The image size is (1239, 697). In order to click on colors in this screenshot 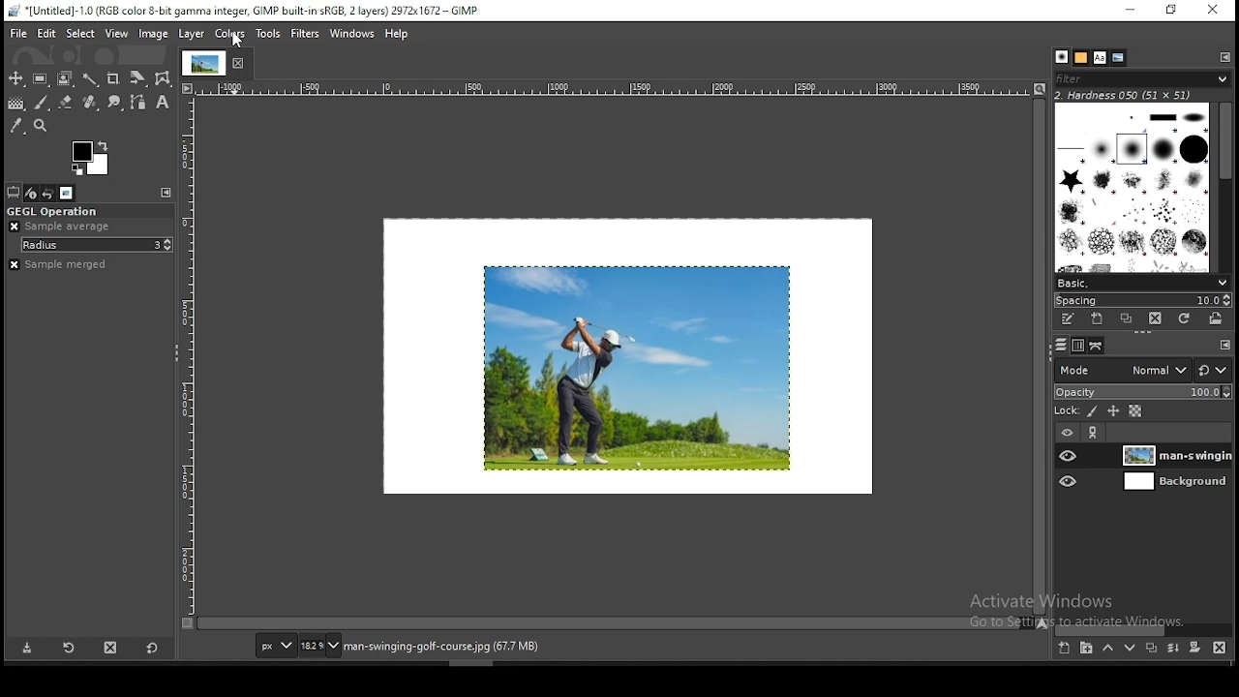, I will do `click(92, 156)`.